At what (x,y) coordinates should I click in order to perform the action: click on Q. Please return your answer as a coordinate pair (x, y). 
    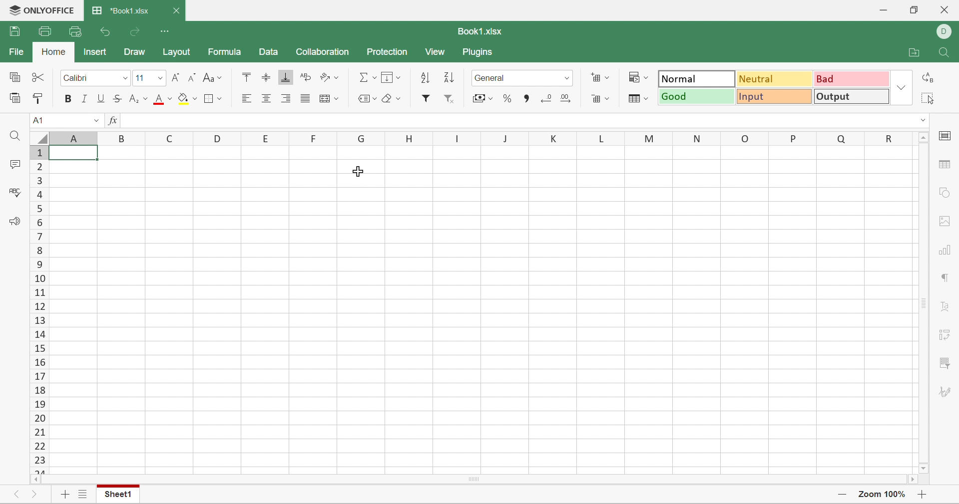
    Looking at the image, I should click on (842, 137).